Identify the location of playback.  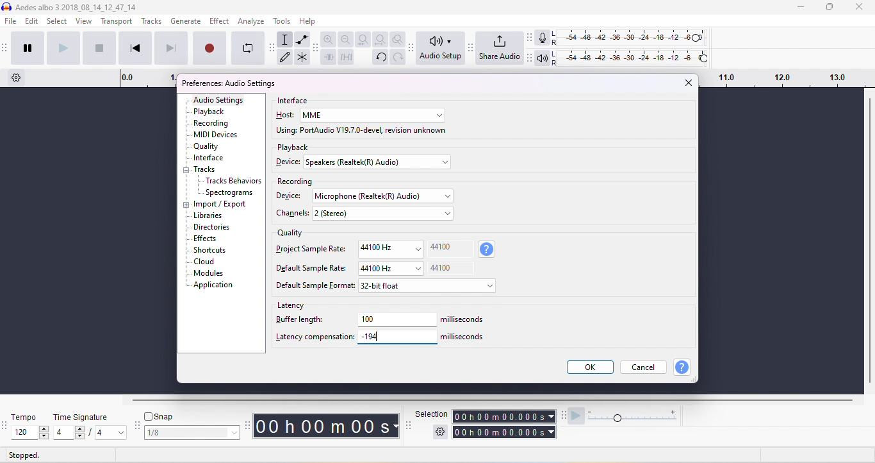
(293, 147).